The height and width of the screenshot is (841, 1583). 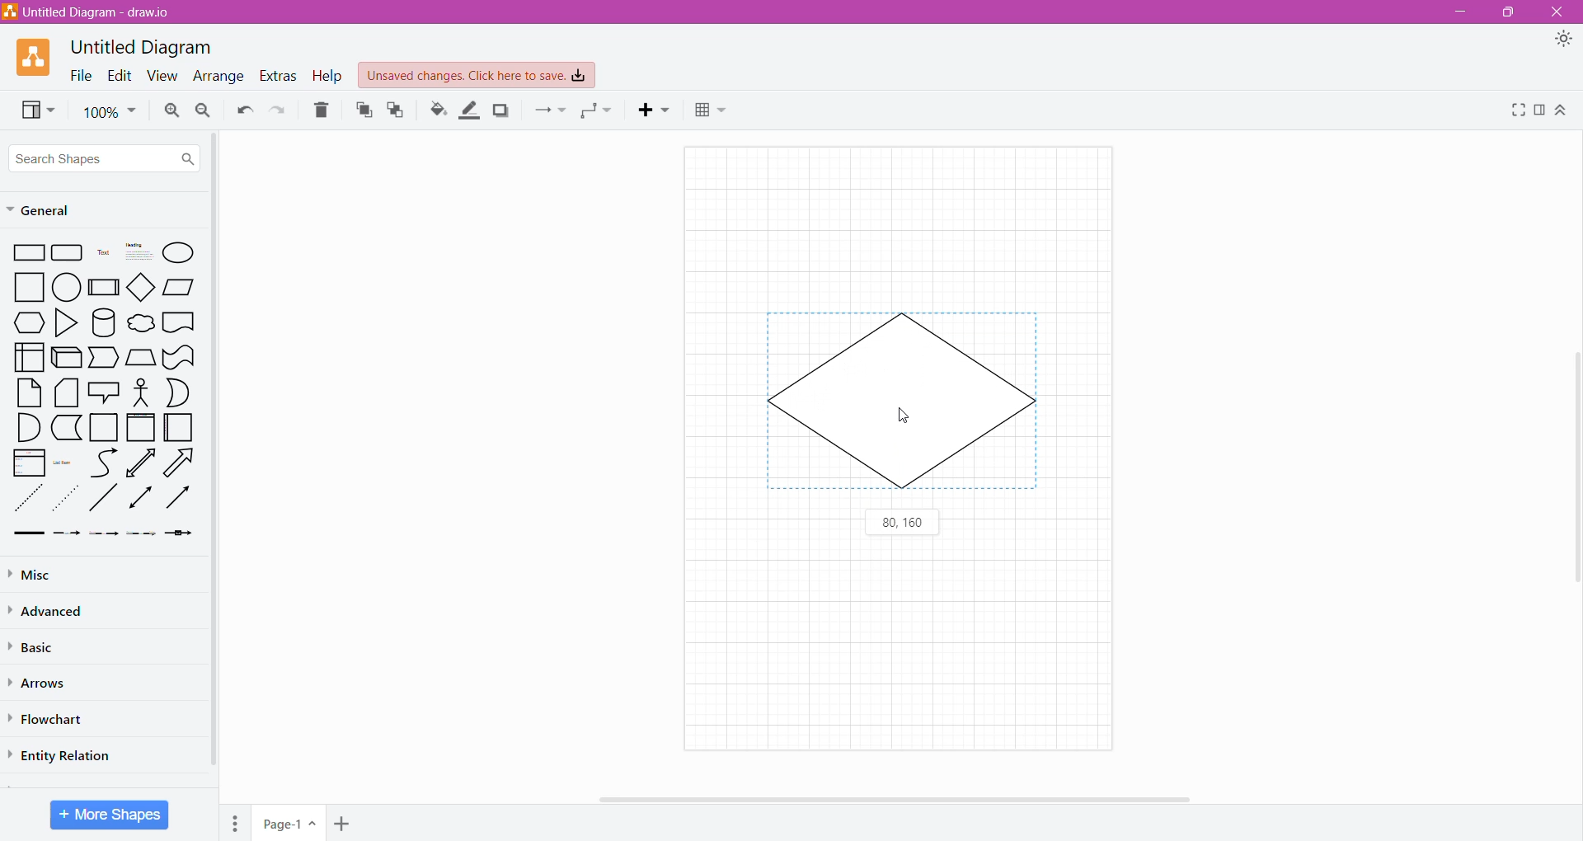 What do you see at coordinates (35, 56) in the screenshot?
I see `Application Logo` at bounding box center [35, 56].